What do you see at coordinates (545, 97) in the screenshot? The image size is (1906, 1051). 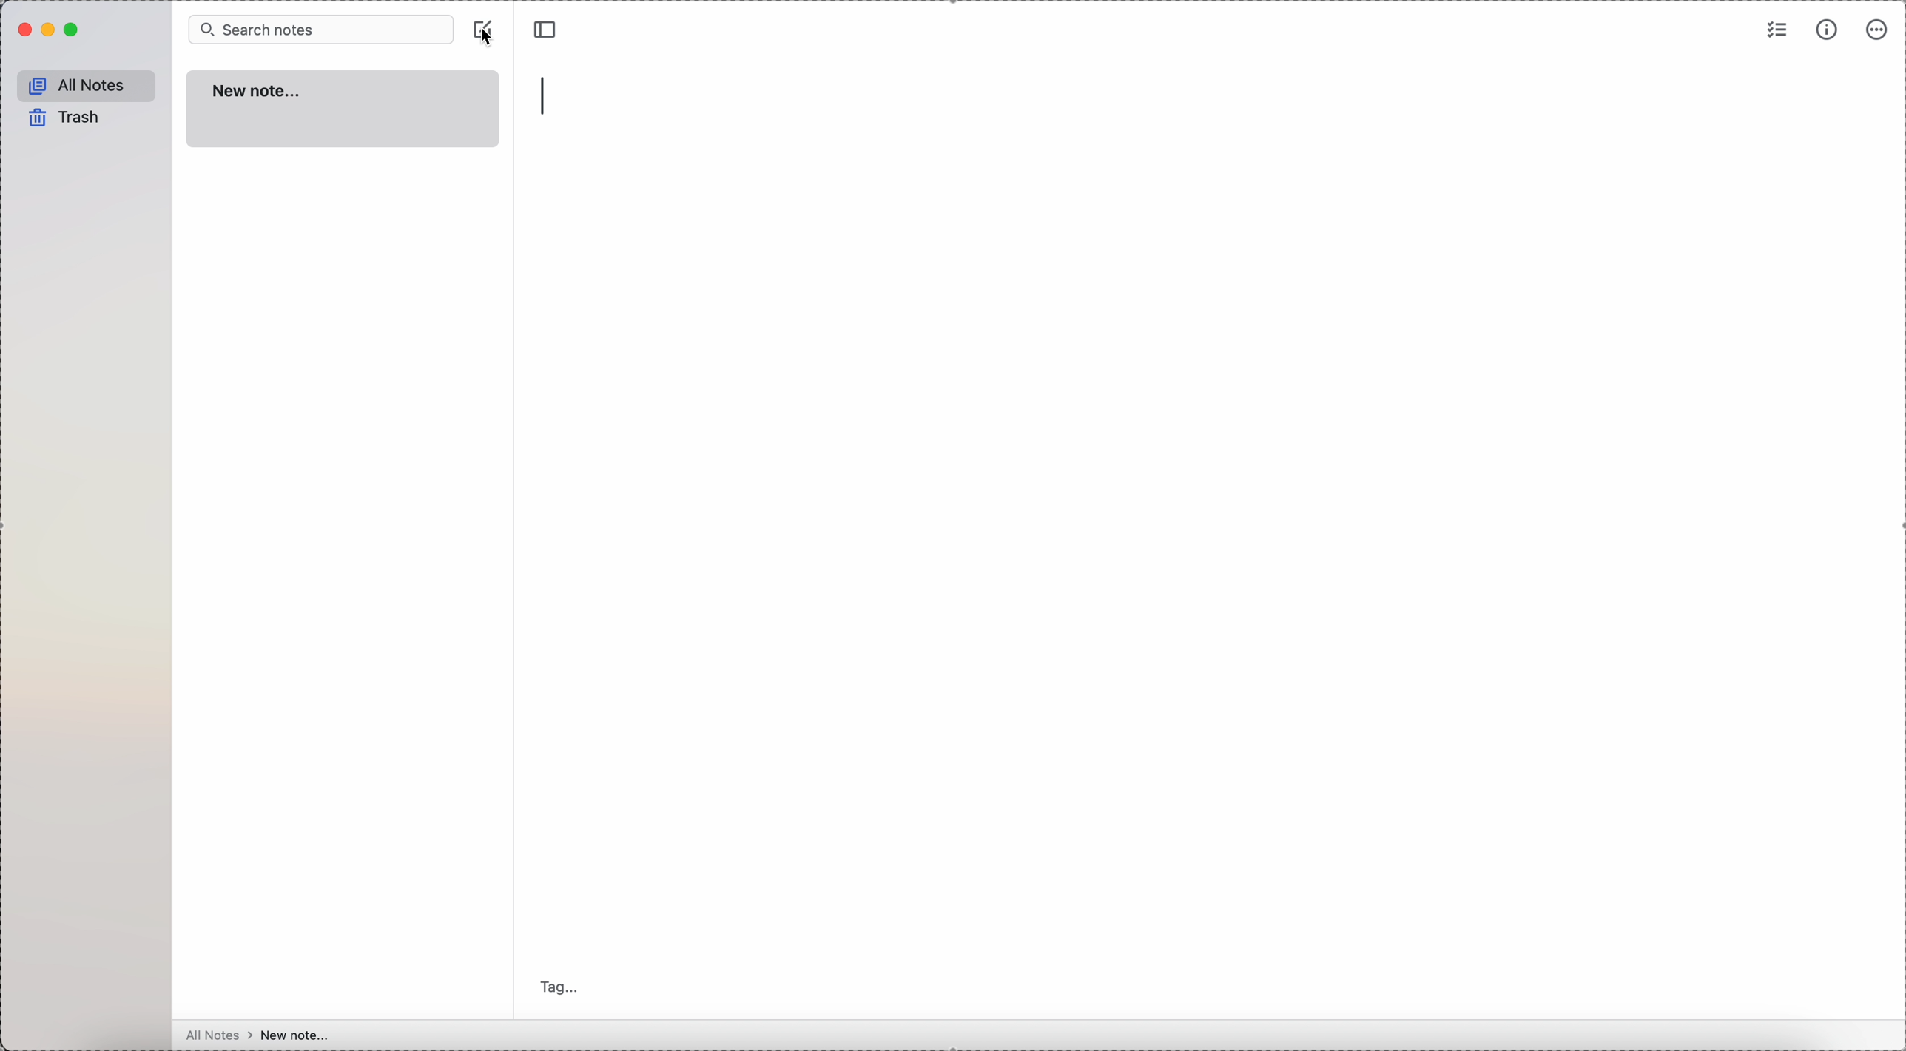 I see `type title` at bounding box center [545, 97].